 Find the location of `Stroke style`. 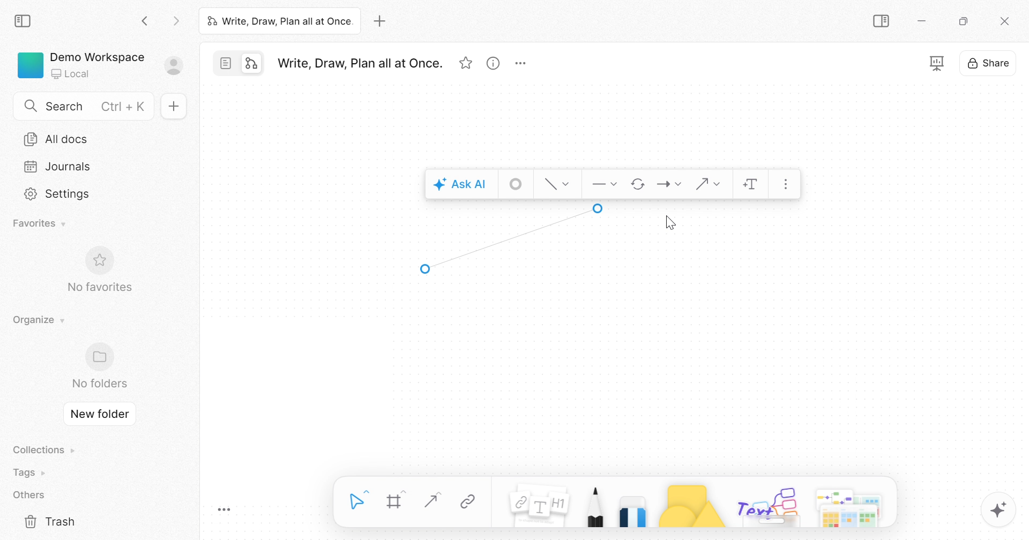

Stroke style is located at coordinates (517, 184).